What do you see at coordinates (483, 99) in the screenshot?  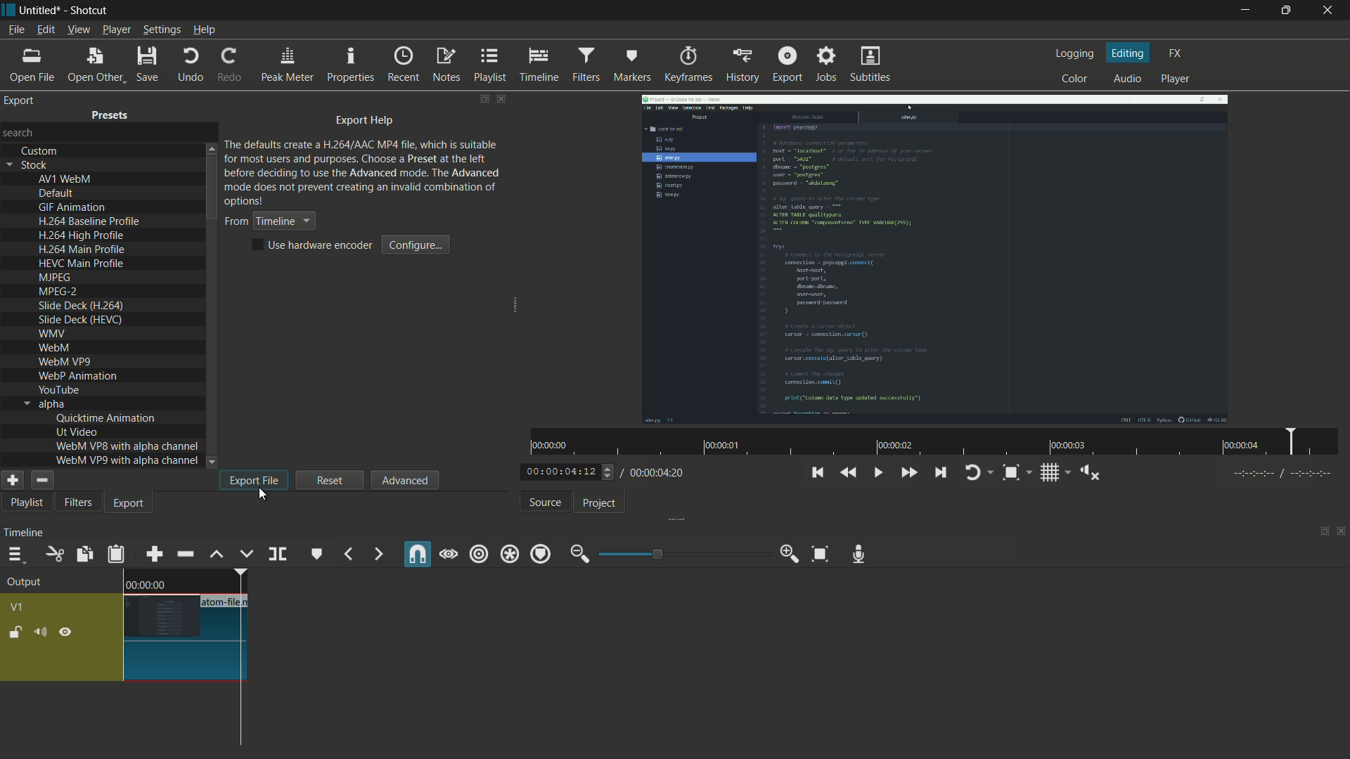 I see `change layout` at bounding box center [483, 99].